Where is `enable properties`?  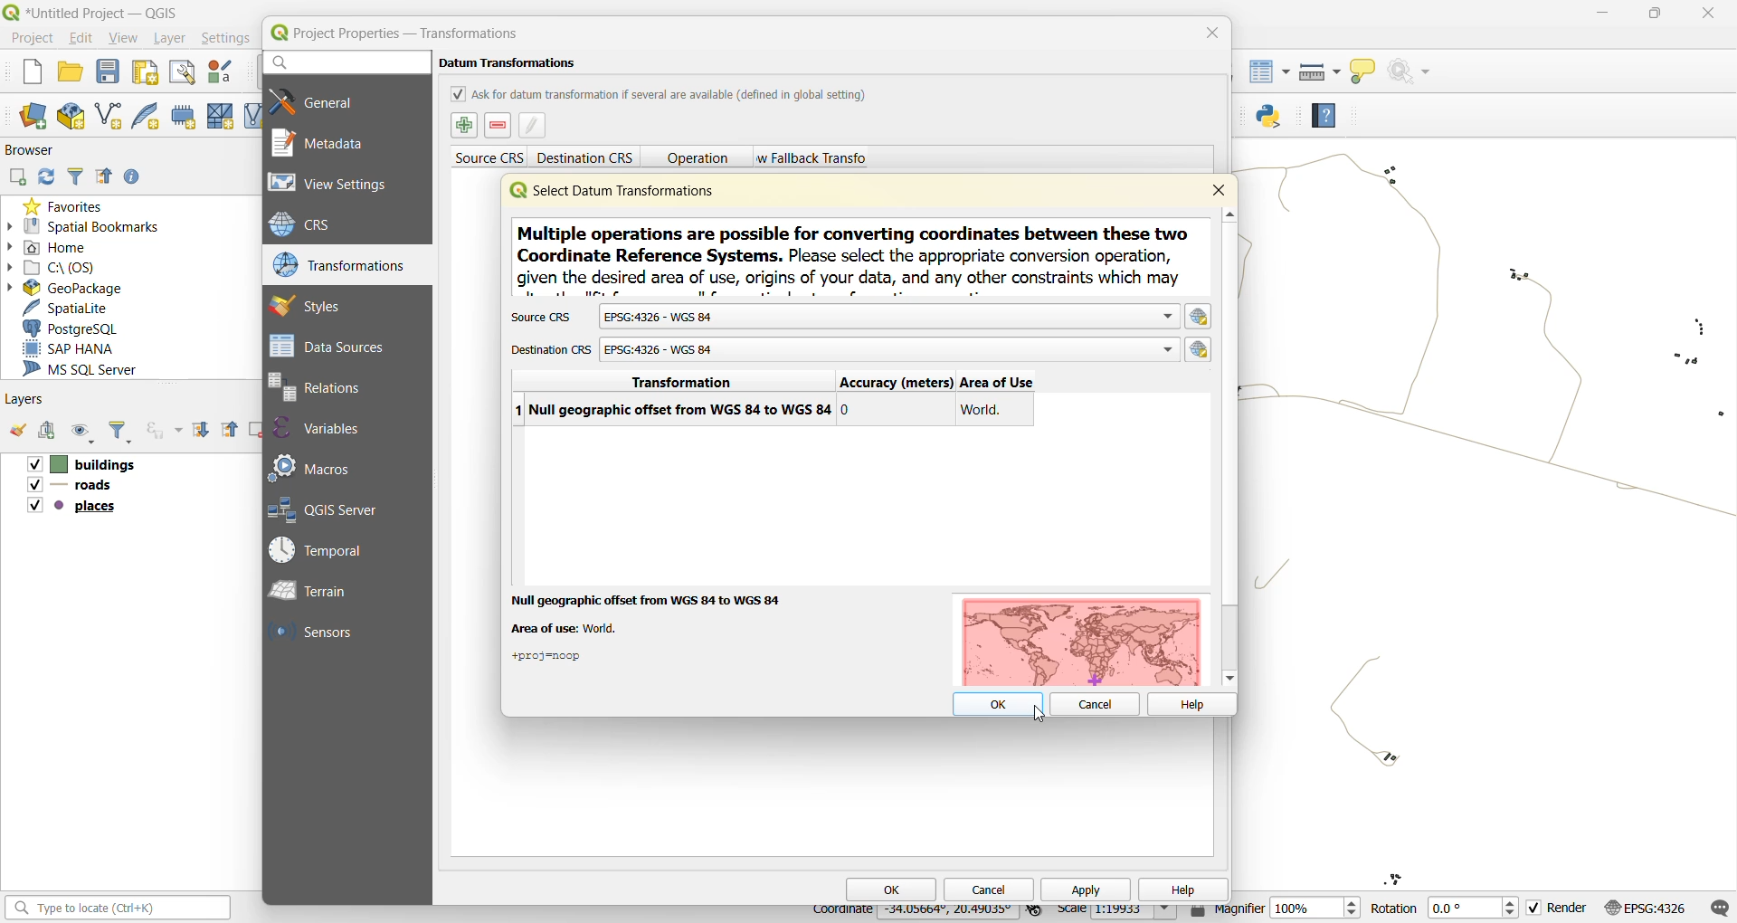 enable properties is located at coordinates (134, 177).